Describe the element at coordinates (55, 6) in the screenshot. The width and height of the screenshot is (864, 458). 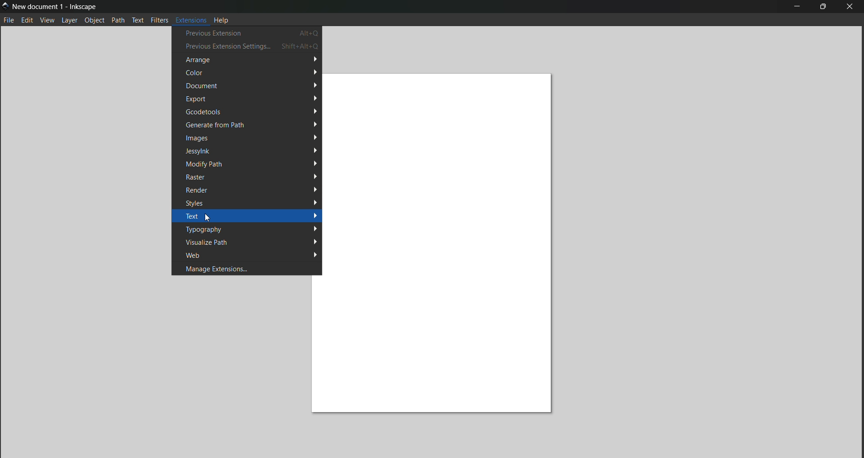
I see `view document-1 Inkspace` at that location.